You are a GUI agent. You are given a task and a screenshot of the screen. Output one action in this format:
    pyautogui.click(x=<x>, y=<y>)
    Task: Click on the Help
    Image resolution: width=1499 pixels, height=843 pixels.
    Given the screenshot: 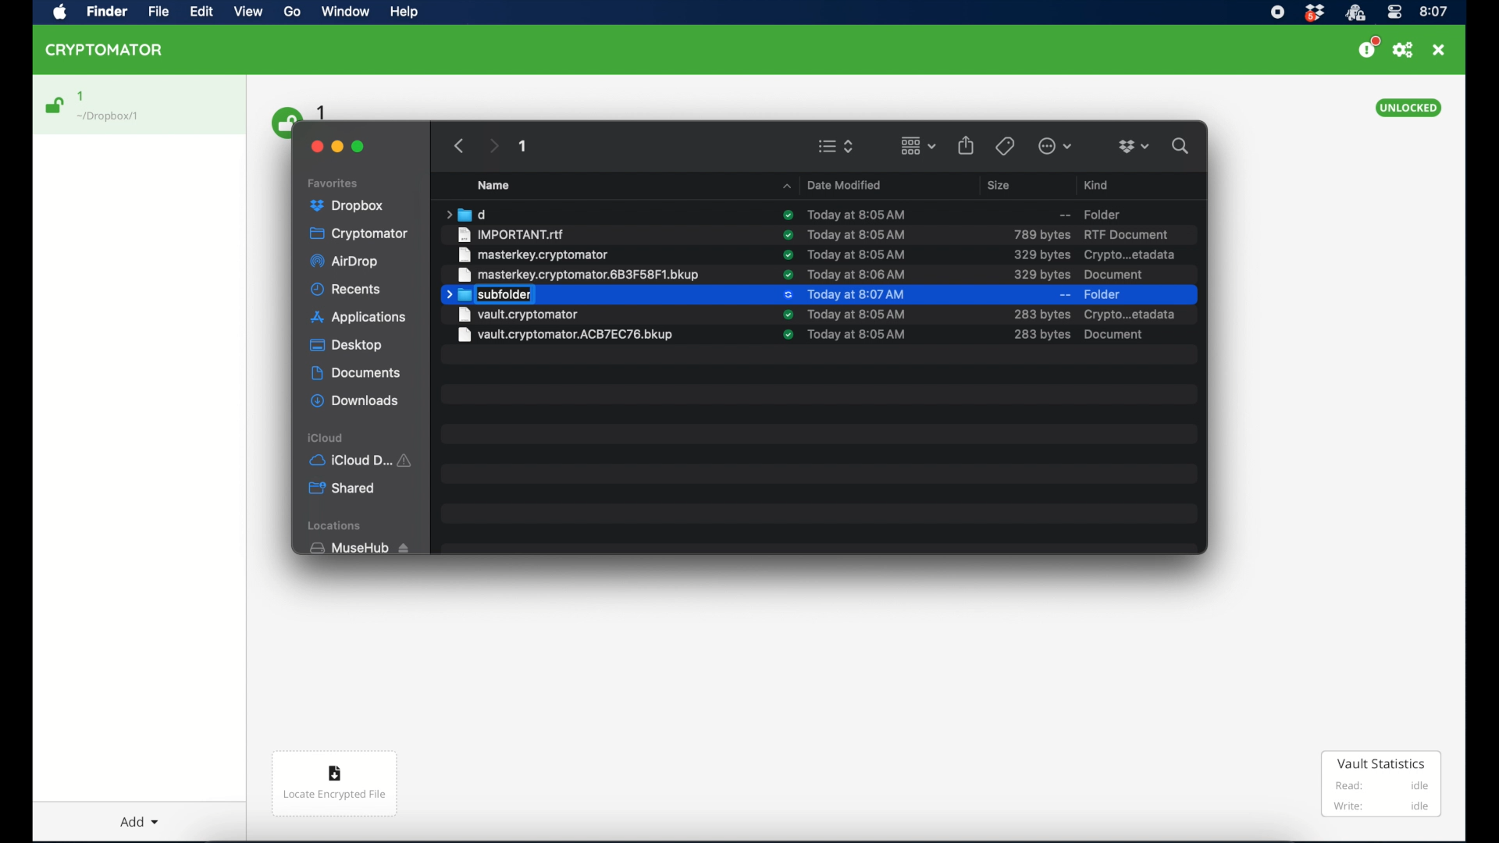 What is the action you would take?
    pyautogui.click(x=406, y=15)
    